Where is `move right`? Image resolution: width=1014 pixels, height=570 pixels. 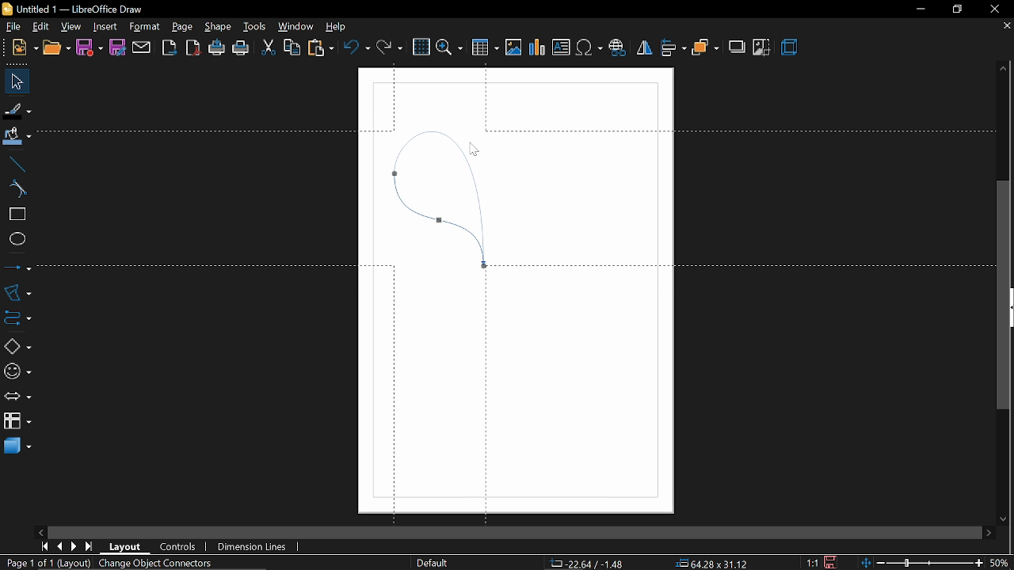 move right is located at coordinates (989, 531).